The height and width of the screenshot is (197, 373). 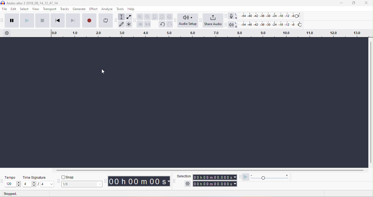 What do you see at coordinates (174, 181) in the screenshot?
I see `selection toolbar` at bounding box center [174, 181].